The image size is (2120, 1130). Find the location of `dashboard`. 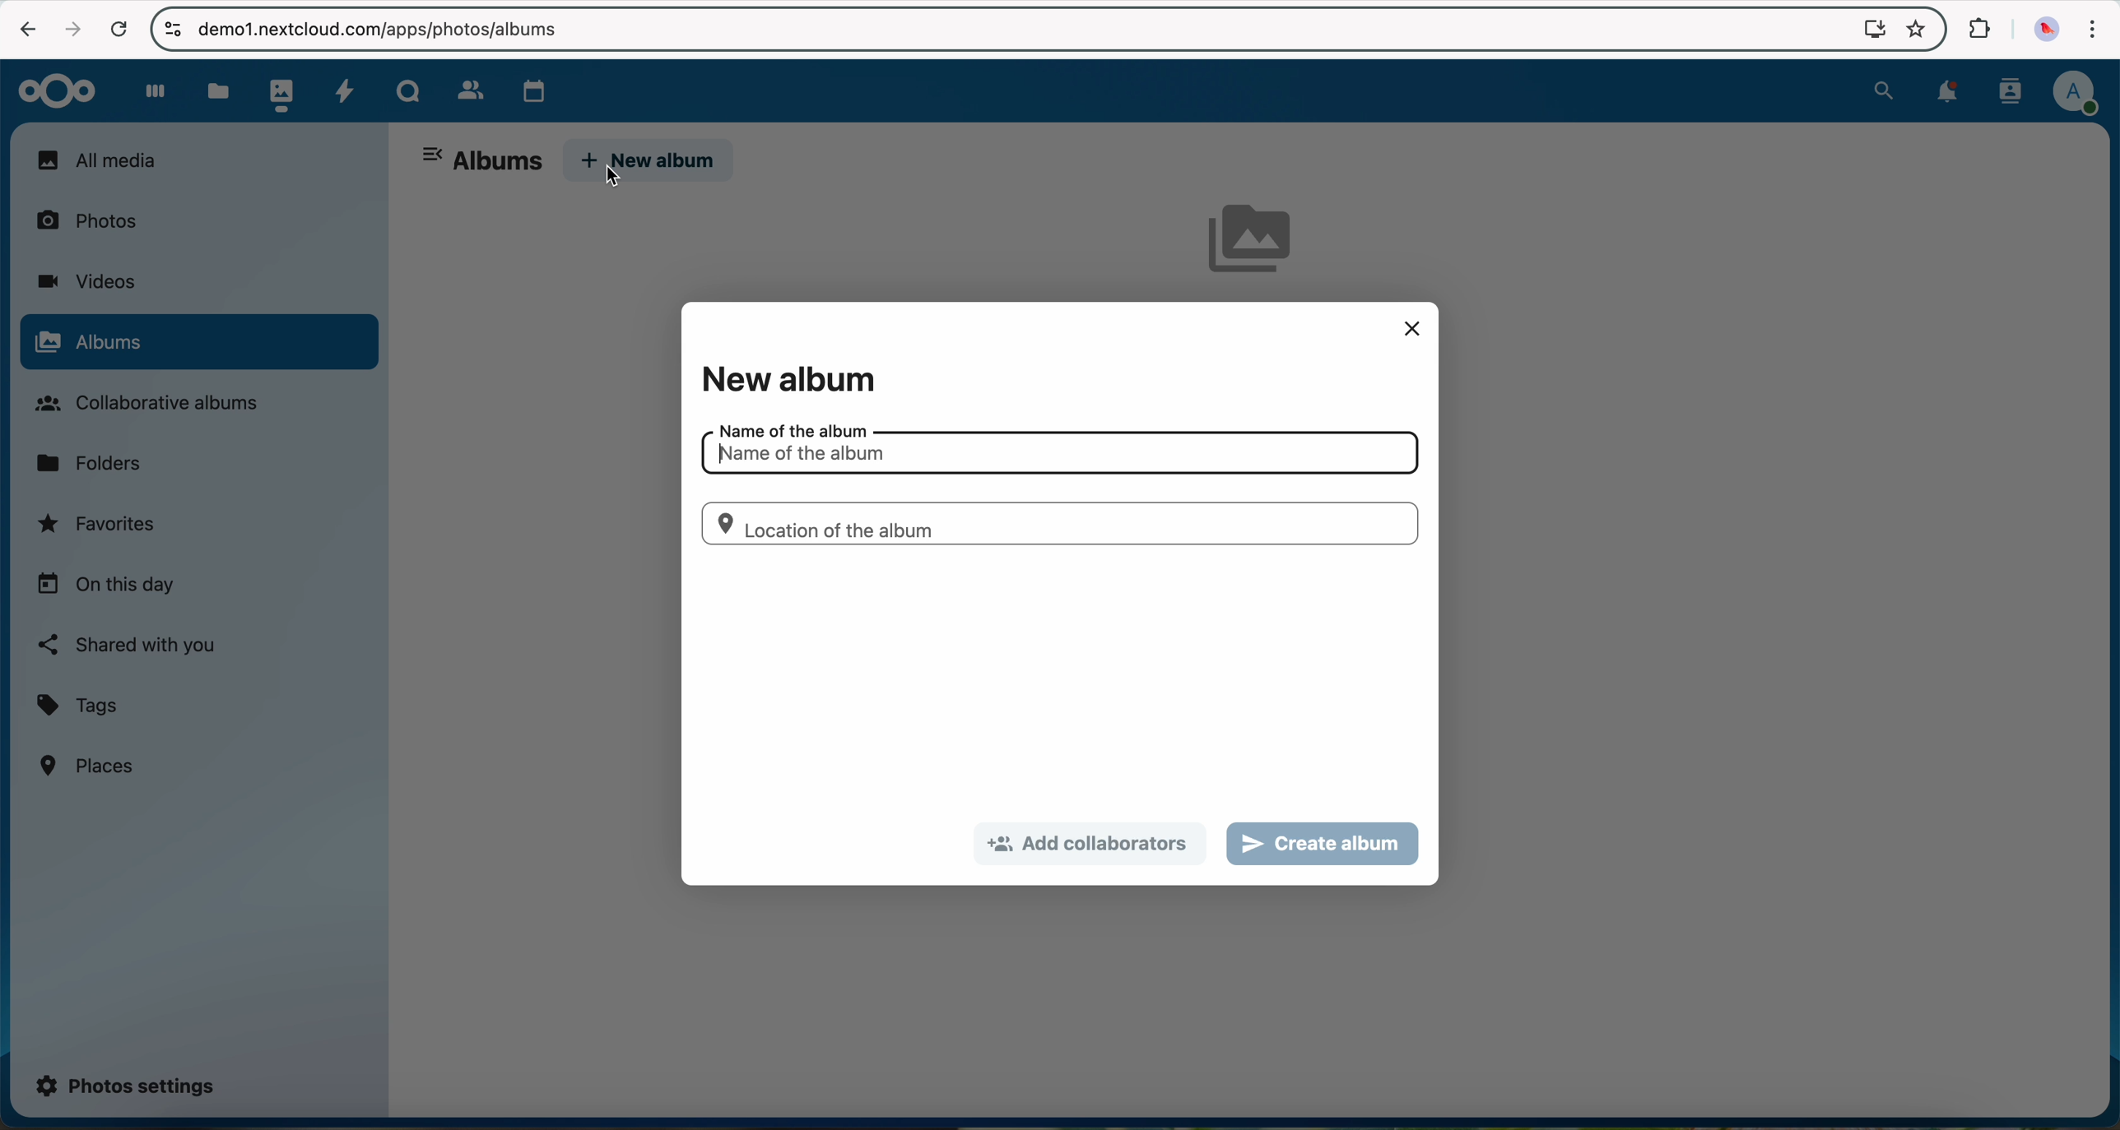

dashboard is located at coordinates (147, 90).